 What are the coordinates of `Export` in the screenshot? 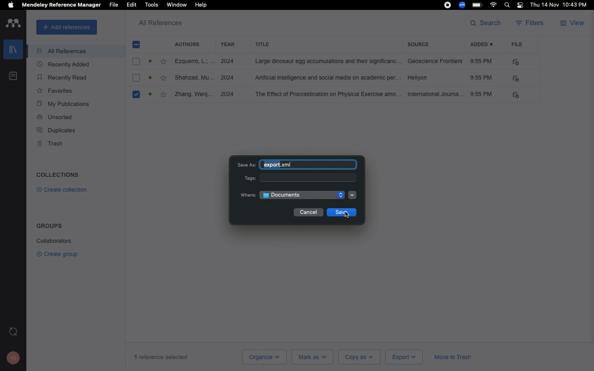 It's located at (404, 357).